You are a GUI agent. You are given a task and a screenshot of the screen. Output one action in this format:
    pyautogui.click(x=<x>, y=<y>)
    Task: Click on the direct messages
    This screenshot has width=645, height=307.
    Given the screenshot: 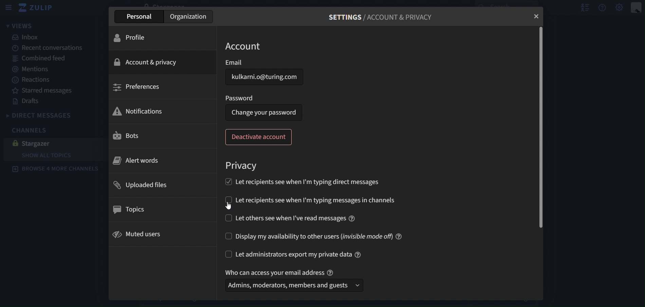 What is the action you would take?
    pyautogui.click(x=40, y=116)
    